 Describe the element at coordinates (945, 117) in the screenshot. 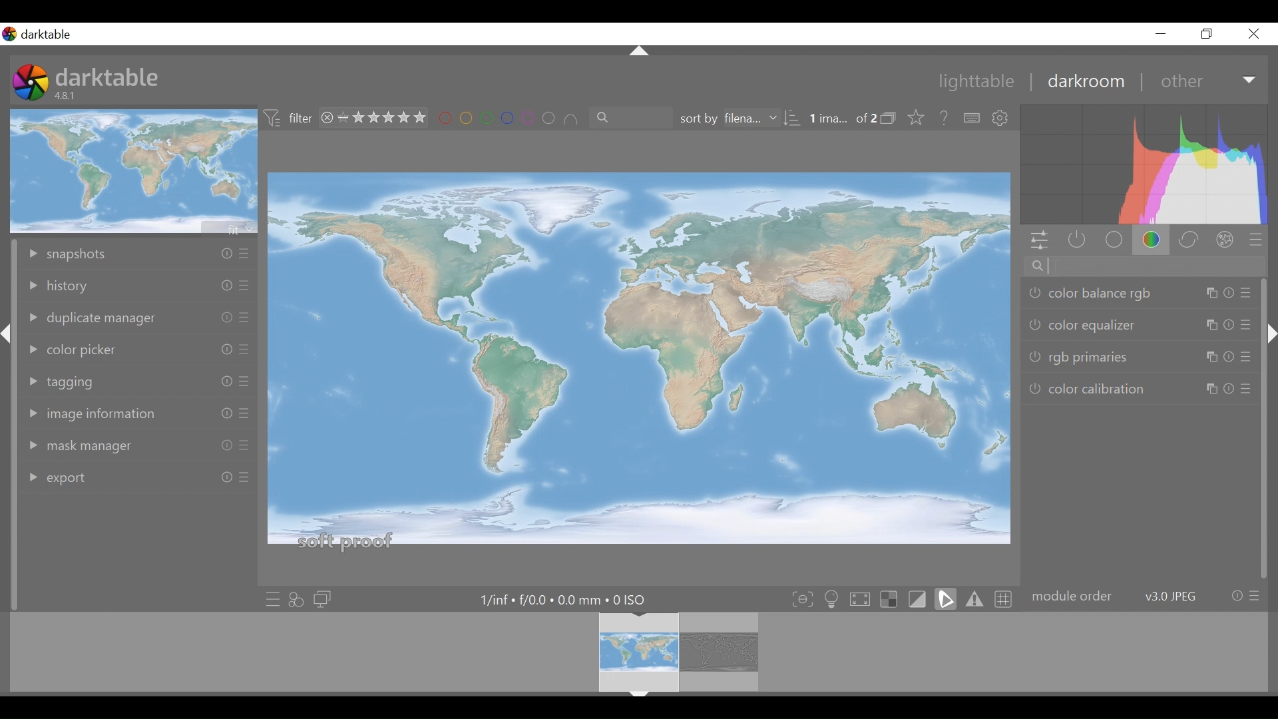

I see `Help` at that location.